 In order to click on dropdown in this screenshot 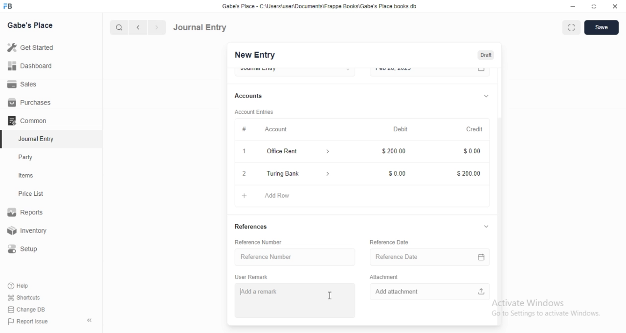, I will do `click(485, 95)`.